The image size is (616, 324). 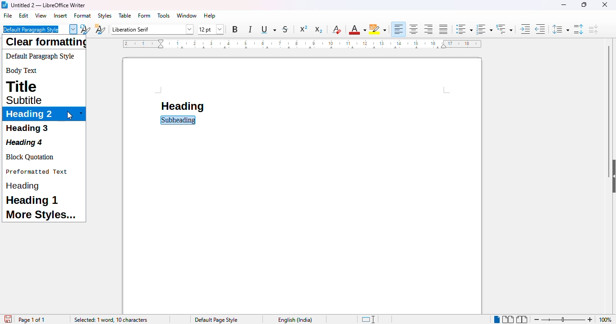 I want to click on show, so click(x=612, y=176).